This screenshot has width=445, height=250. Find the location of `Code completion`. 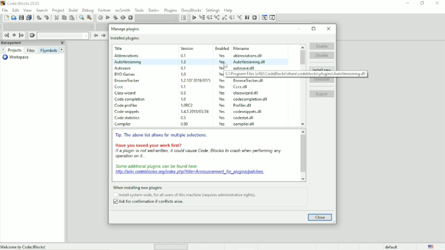

Code completion is located at coordinates (130, 99).